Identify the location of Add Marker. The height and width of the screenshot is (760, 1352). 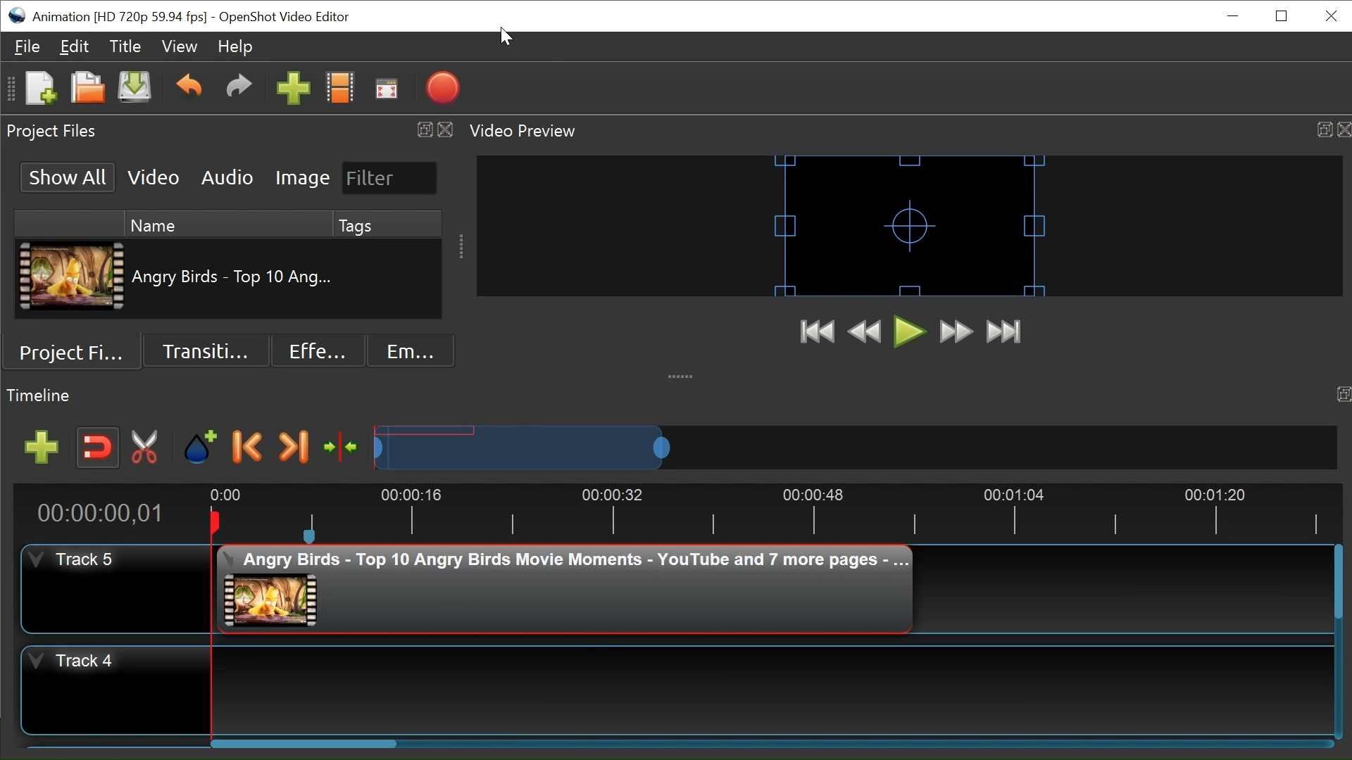
(200, 448).